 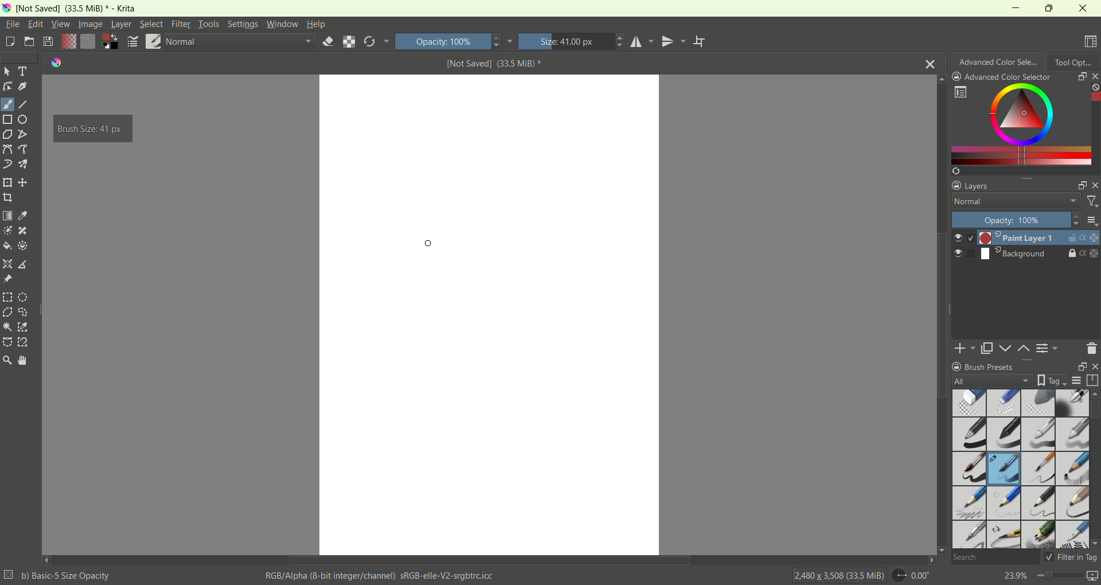 What do you see at coordinates (1011, 7) in the screenshot?
I see `minimize` at bounding box center [1011, 7].